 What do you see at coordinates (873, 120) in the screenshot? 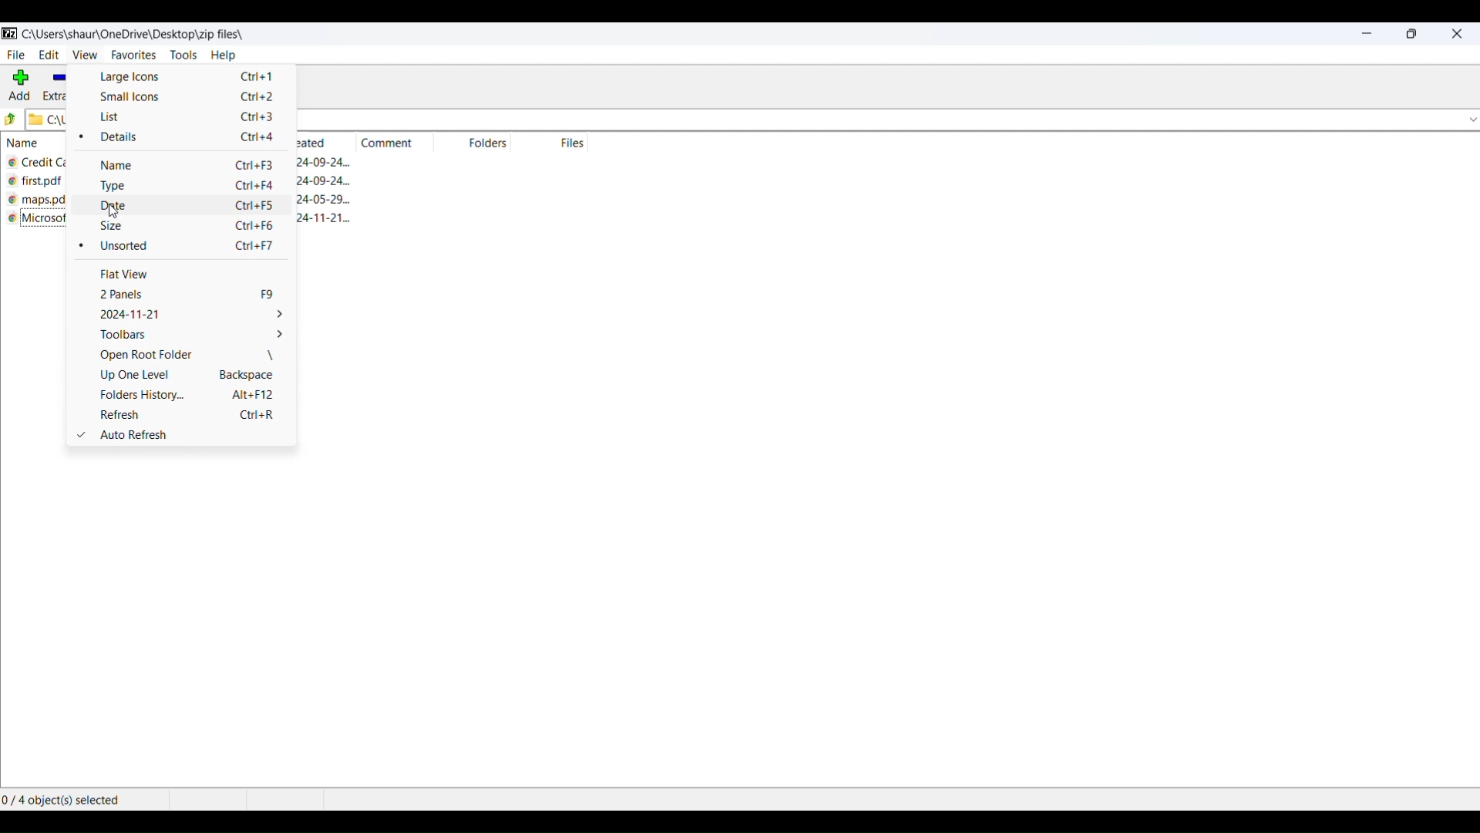
I see `folder path` at bounding box center [873, 120].